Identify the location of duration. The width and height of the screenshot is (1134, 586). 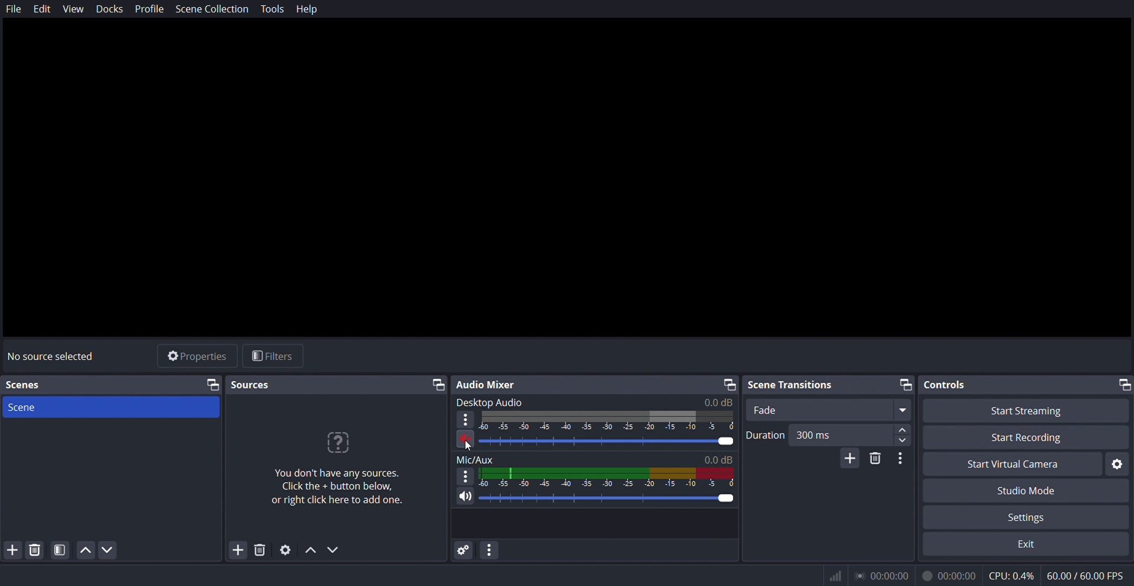
(829, 434).